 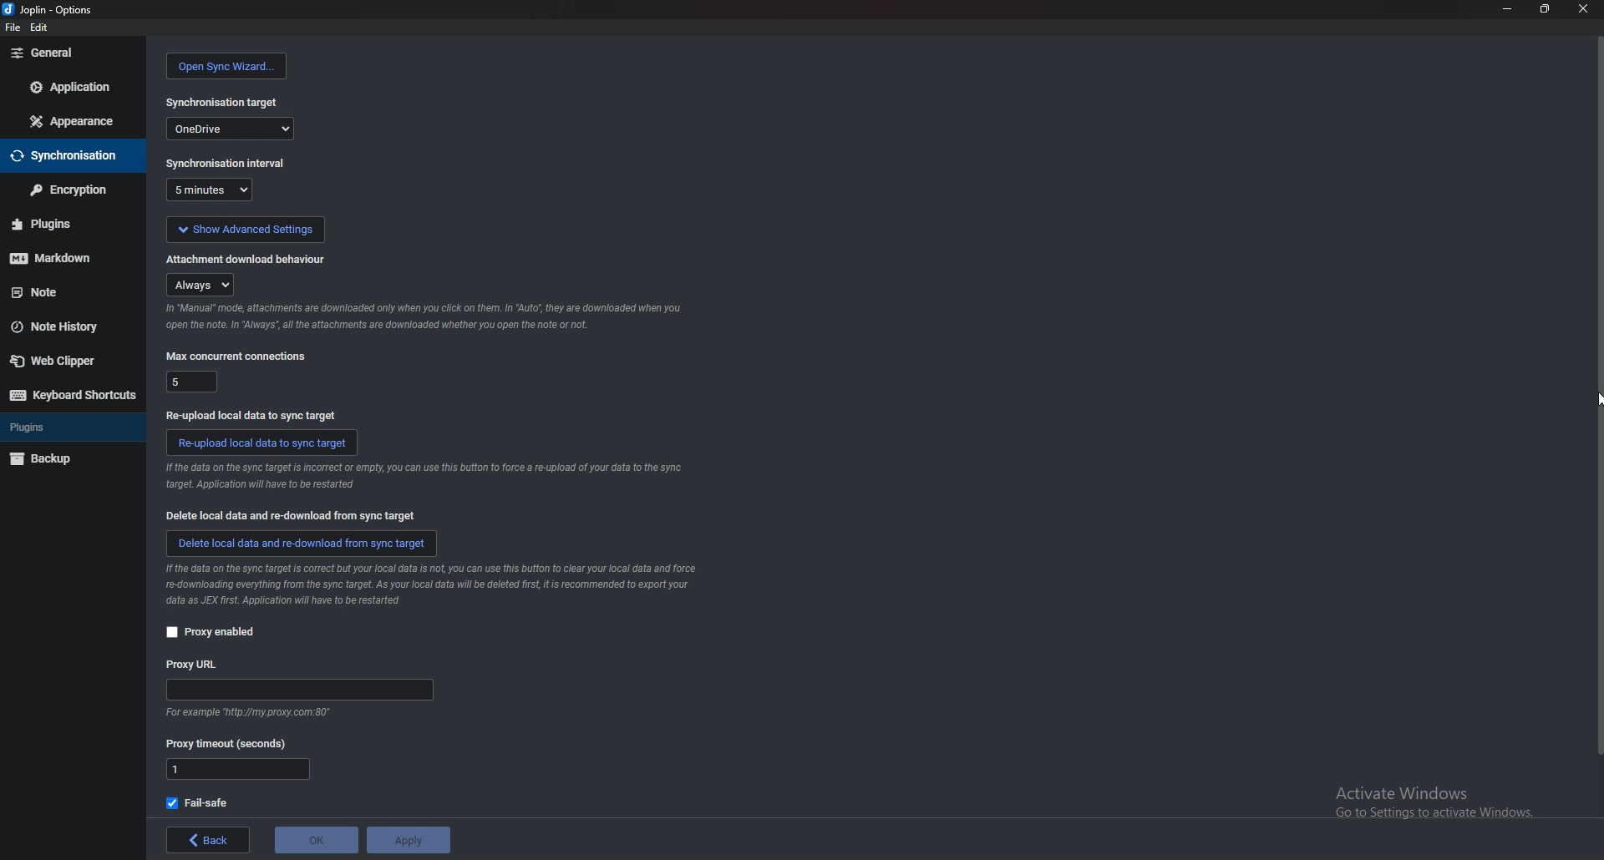 I want to click on markdown, so click(x=60, y=260).